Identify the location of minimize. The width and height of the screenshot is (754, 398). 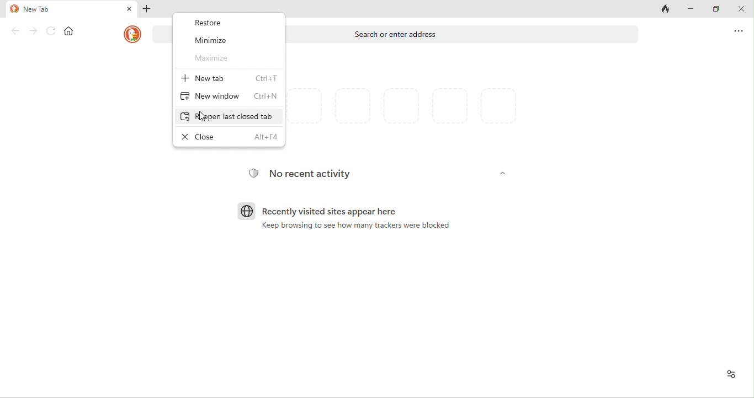
(691, 9).